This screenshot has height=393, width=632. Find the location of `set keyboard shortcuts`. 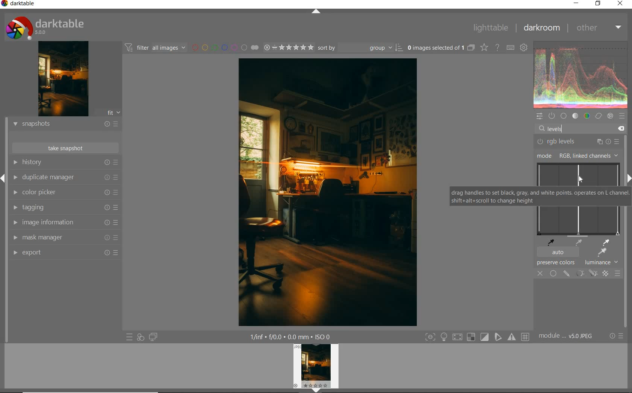

set keyboard shortcuts is located at coordinates (510, 48).